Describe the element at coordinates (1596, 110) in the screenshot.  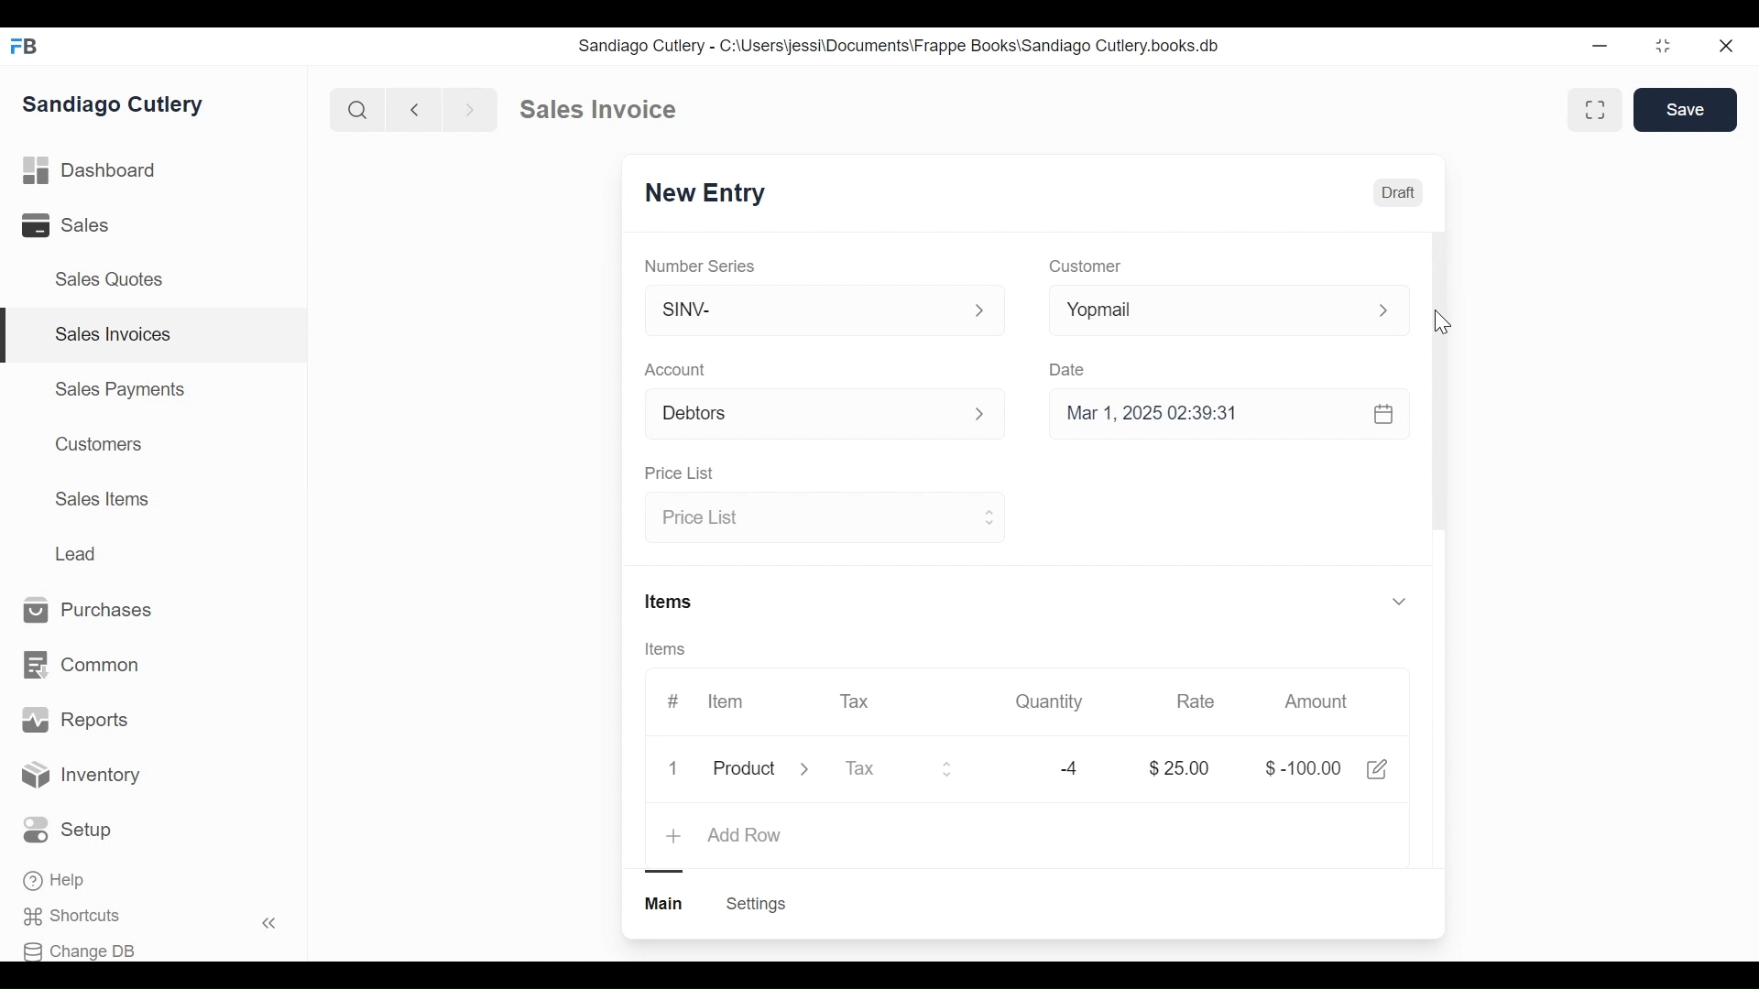
I see `Toggle between form and full width` at that location.